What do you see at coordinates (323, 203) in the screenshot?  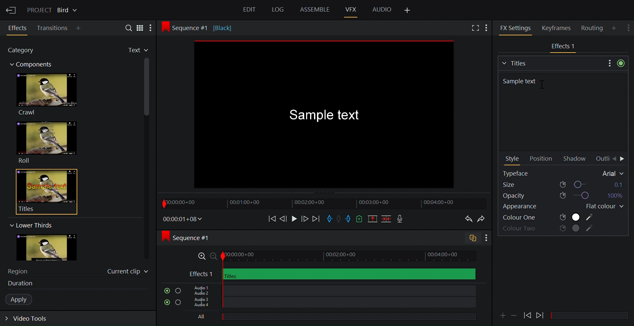 I see `Timeline` at bounding box center [323, 203].